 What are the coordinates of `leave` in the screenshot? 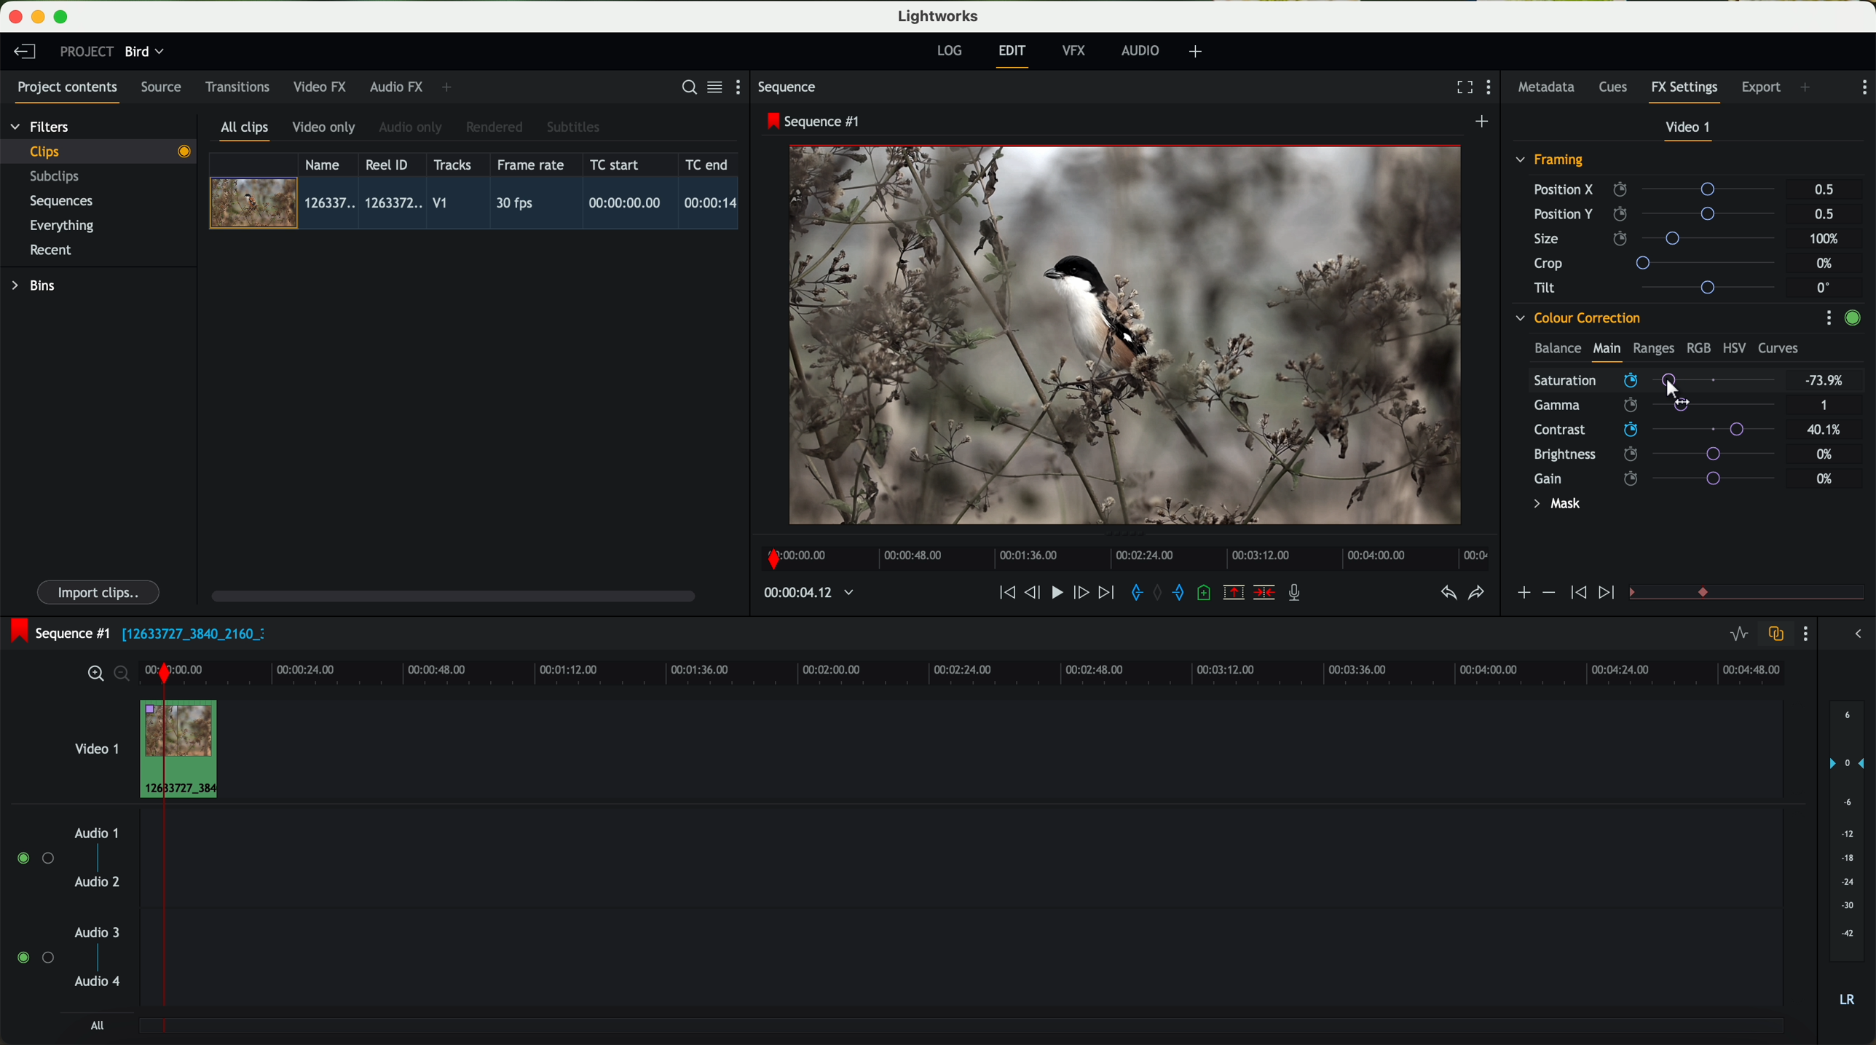 It's located at (24, 52).